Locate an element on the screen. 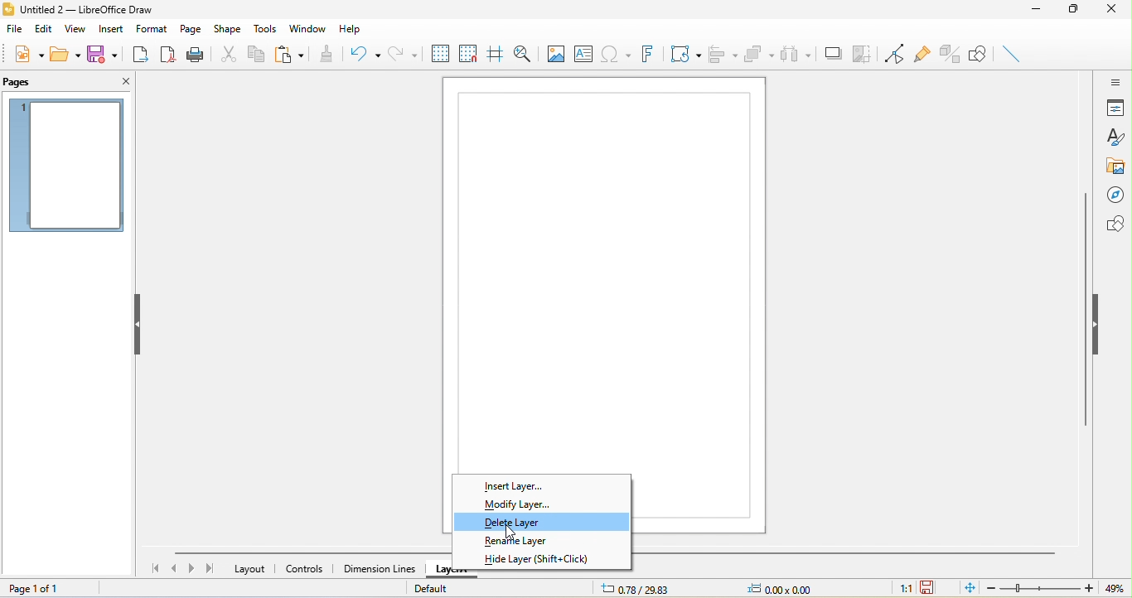 The image size is (1132, 598). pages is located at coordinates (24, 83).